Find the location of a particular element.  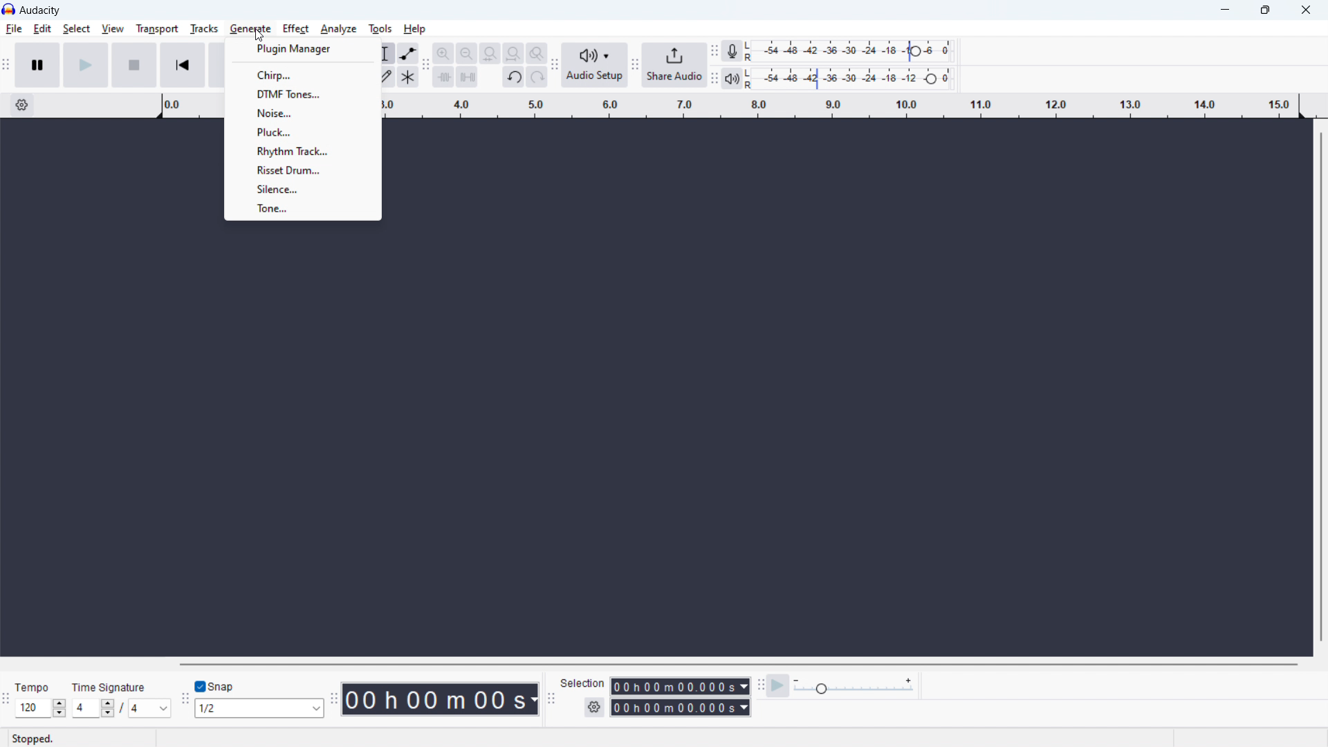

edit is located at coordinates (43, 28).